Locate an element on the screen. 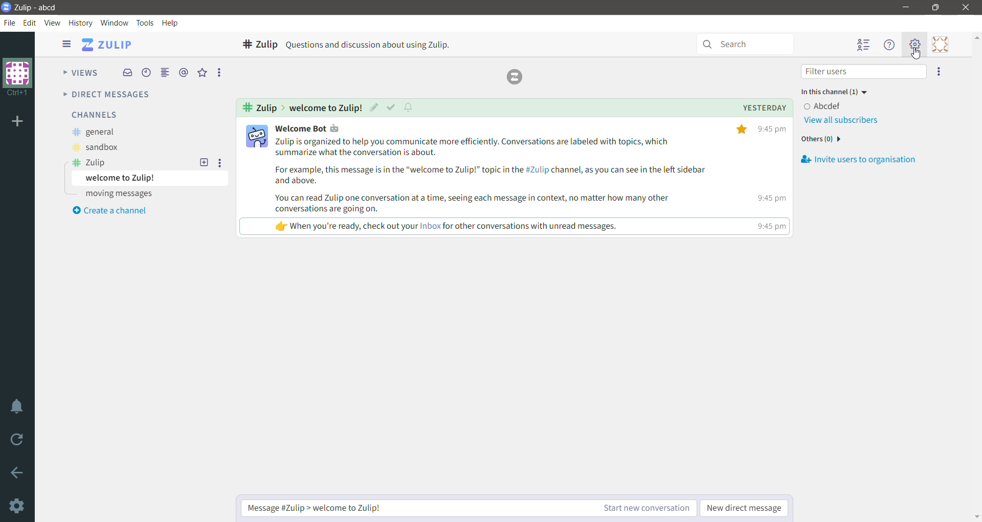 This screenshot has width=982, height=522. star is located at coordinates (741, 129).